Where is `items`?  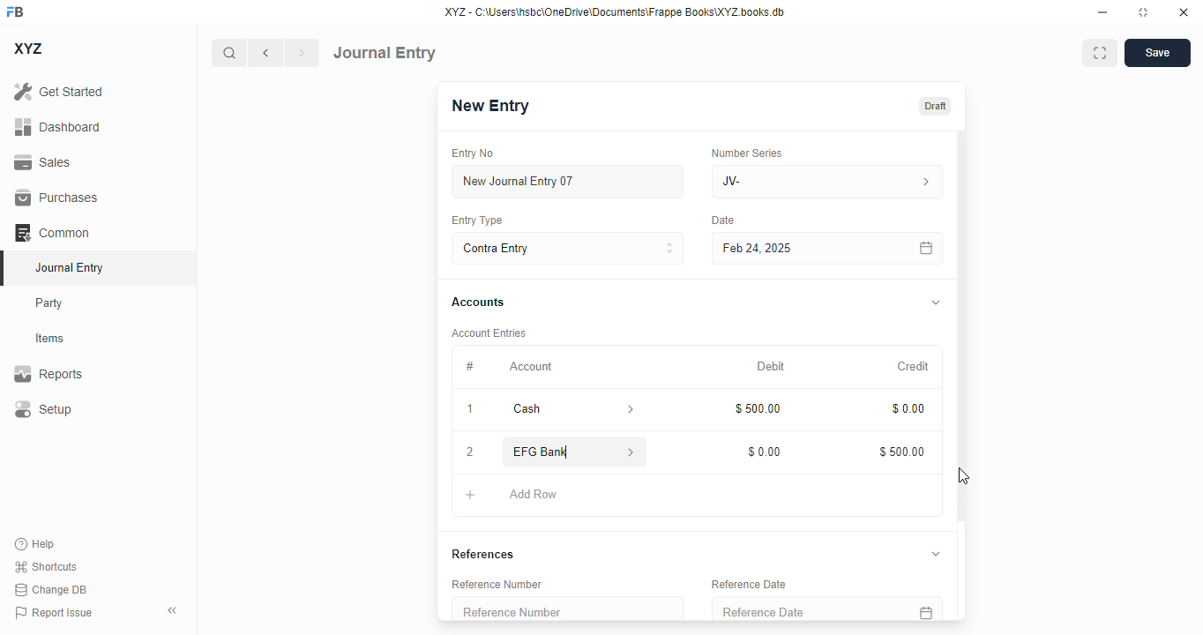
items is located at coordinates (50, 339).